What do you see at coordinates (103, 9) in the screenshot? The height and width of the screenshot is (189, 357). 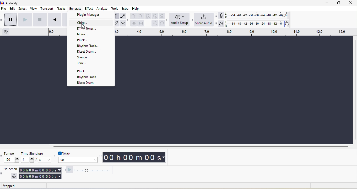 I see `analyze` at bounding box center [103, 9].